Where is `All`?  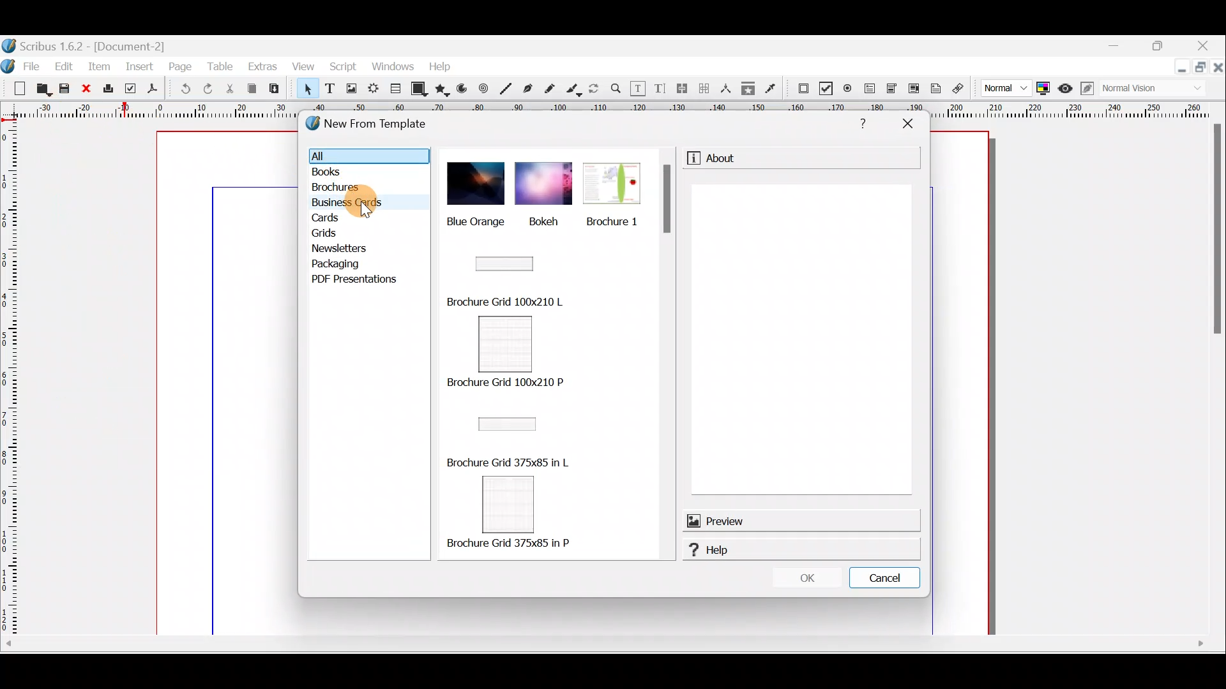
All is located at coordinates (371, 157).